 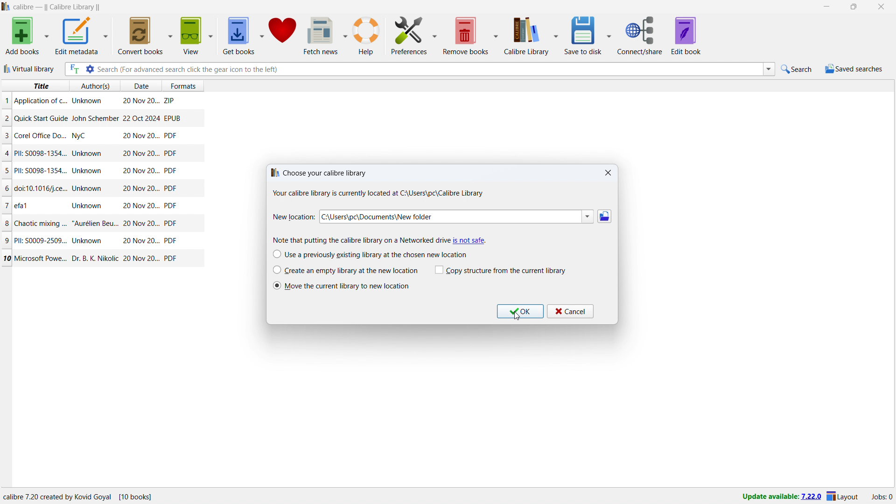 I want to click on remove books options, so click(x=496, y=35).